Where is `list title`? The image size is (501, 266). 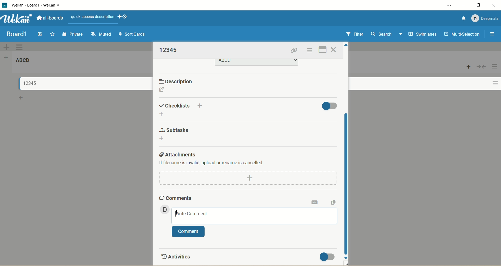 list title is located at coordinates (26, 62).